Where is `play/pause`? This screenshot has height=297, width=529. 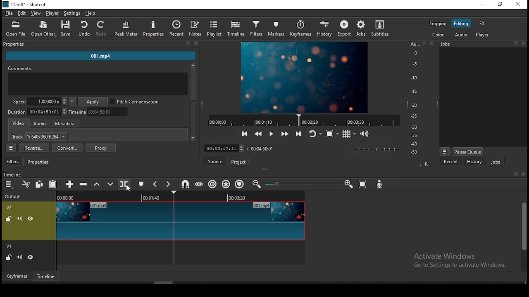
play/pause is located at coordinates (272, 133).